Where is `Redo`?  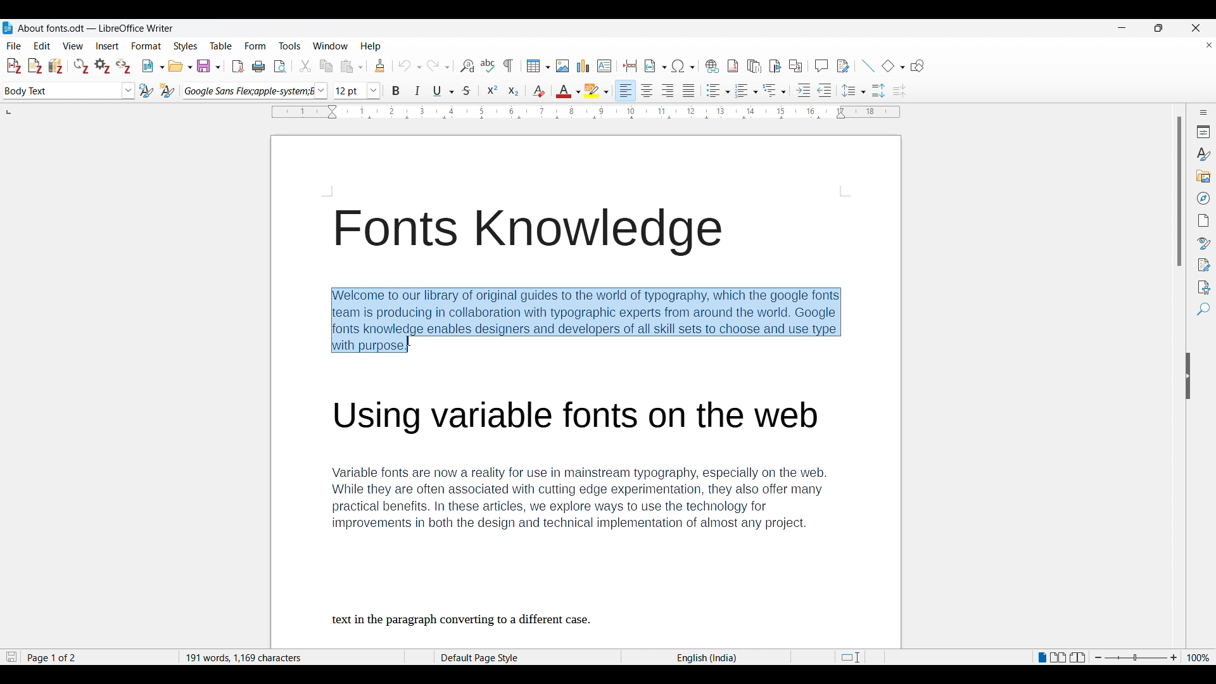
Redo is located at coordinates (438, 66).